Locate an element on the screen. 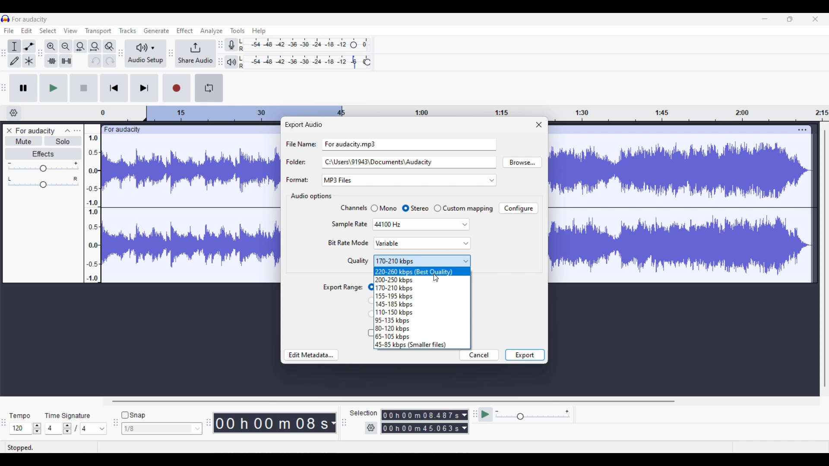 The height and width of the screenshot is (466, 829). Envelop tool is located at coordinates (29, 47).